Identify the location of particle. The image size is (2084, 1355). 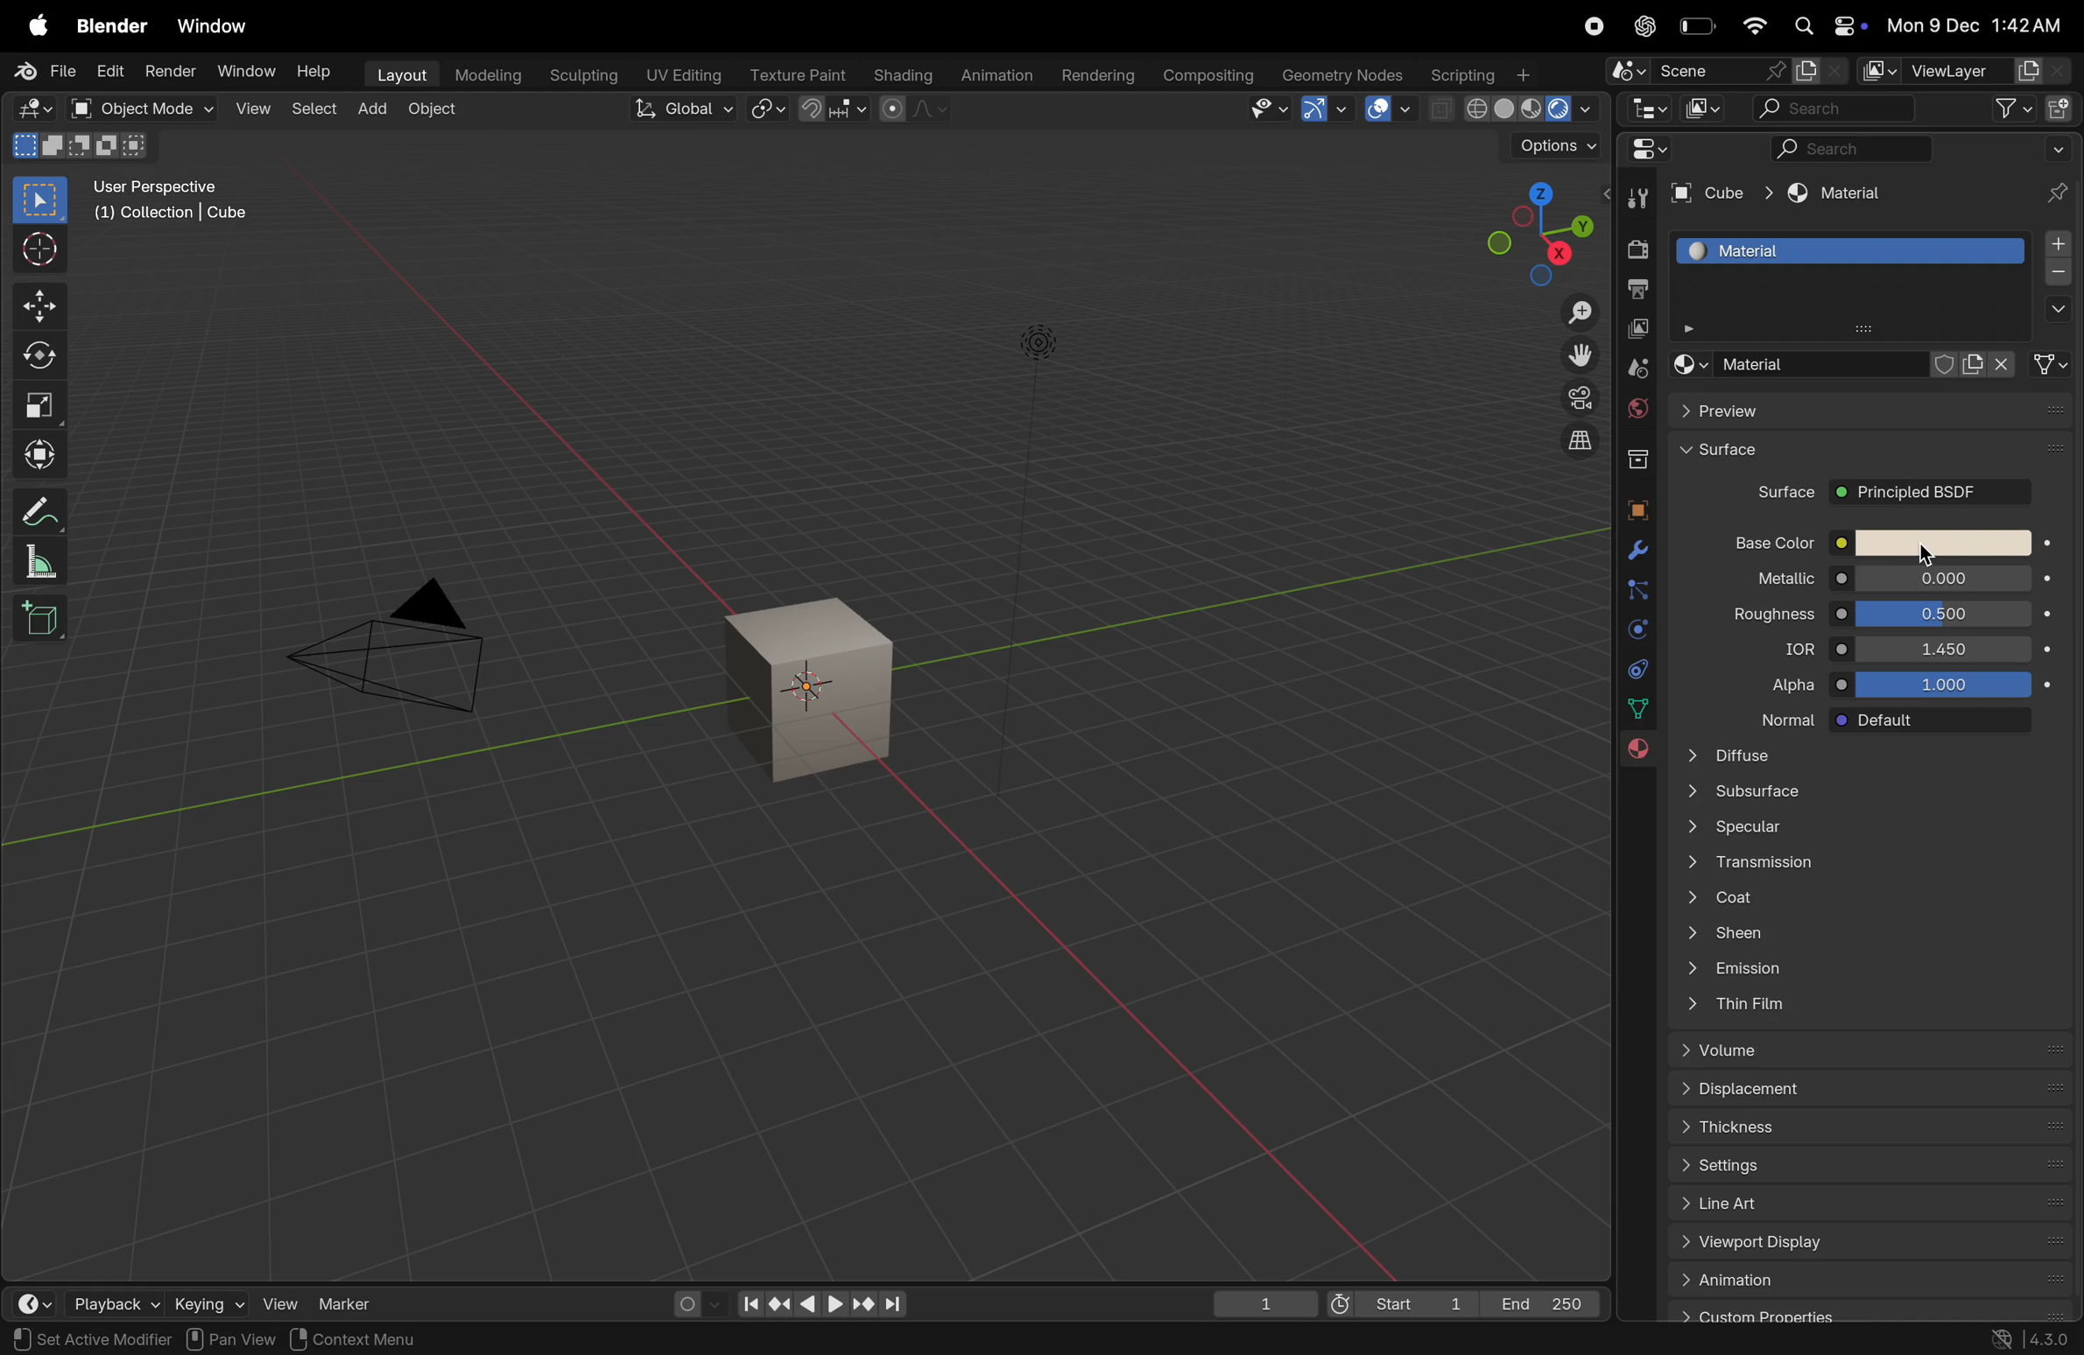
(1637, 592).